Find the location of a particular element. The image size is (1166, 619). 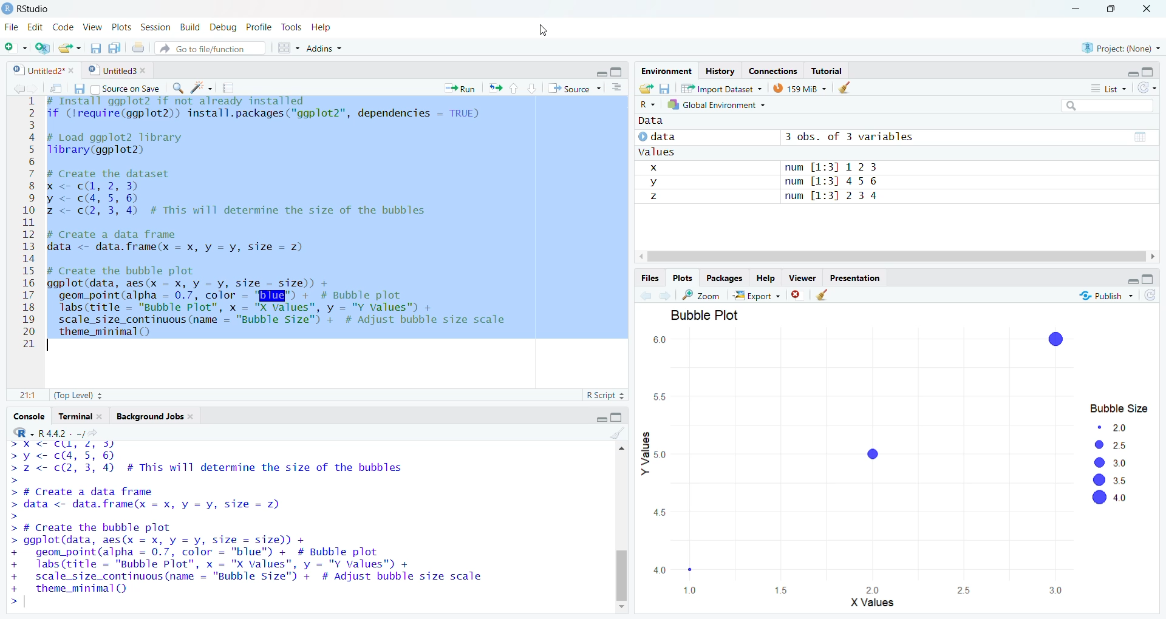

scrollbar is located at coordinates (901, 257).